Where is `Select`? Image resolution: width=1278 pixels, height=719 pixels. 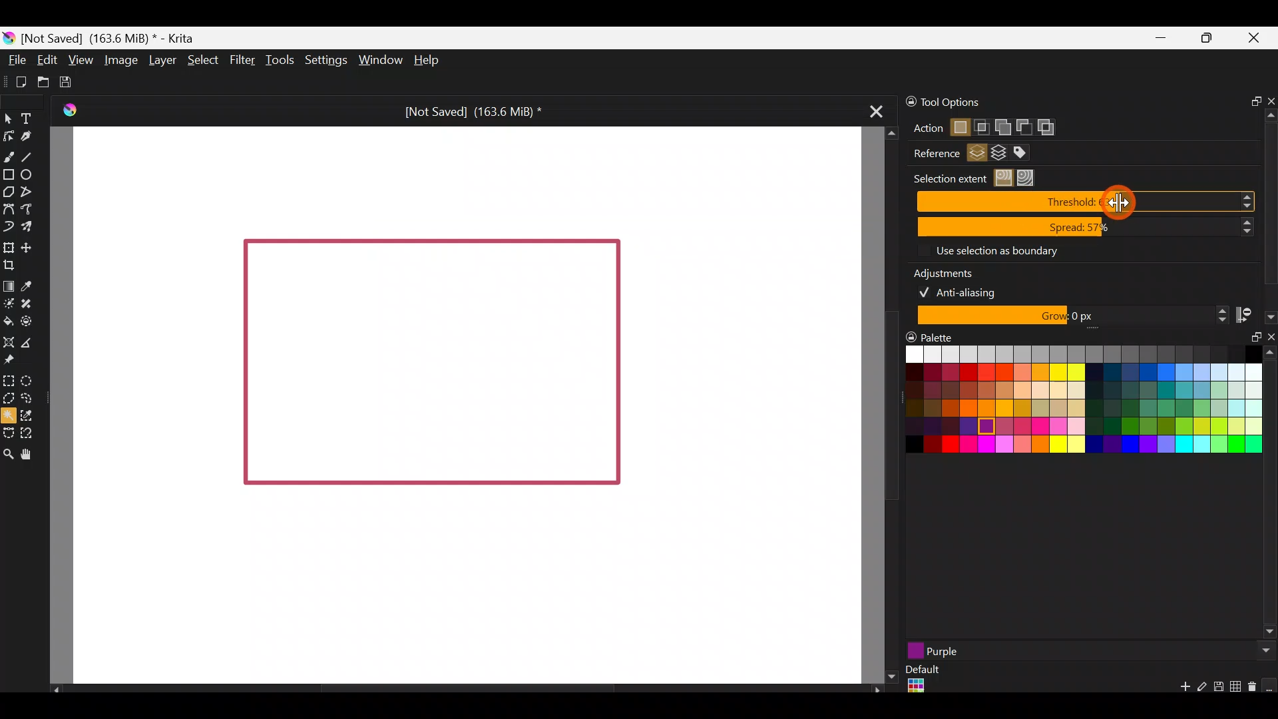
Select is located at coordinates (202, 60).